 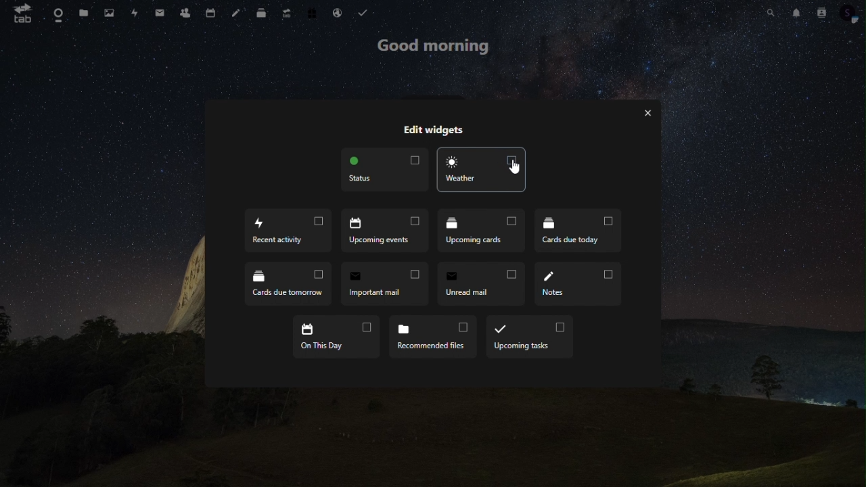 What do you see at coordinates (484, 229) in the screenshot?
I see `upcoming cards` at bounding box center [484, 229].